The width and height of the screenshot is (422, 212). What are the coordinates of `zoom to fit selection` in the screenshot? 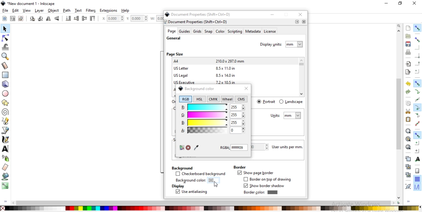 It's located at (408, 131).